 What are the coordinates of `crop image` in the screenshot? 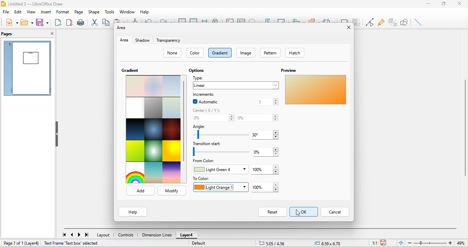 It's located at (357, 22).